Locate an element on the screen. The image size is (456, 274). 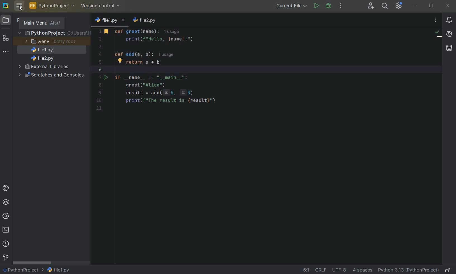
python packages is located at coordinates (6, 202).